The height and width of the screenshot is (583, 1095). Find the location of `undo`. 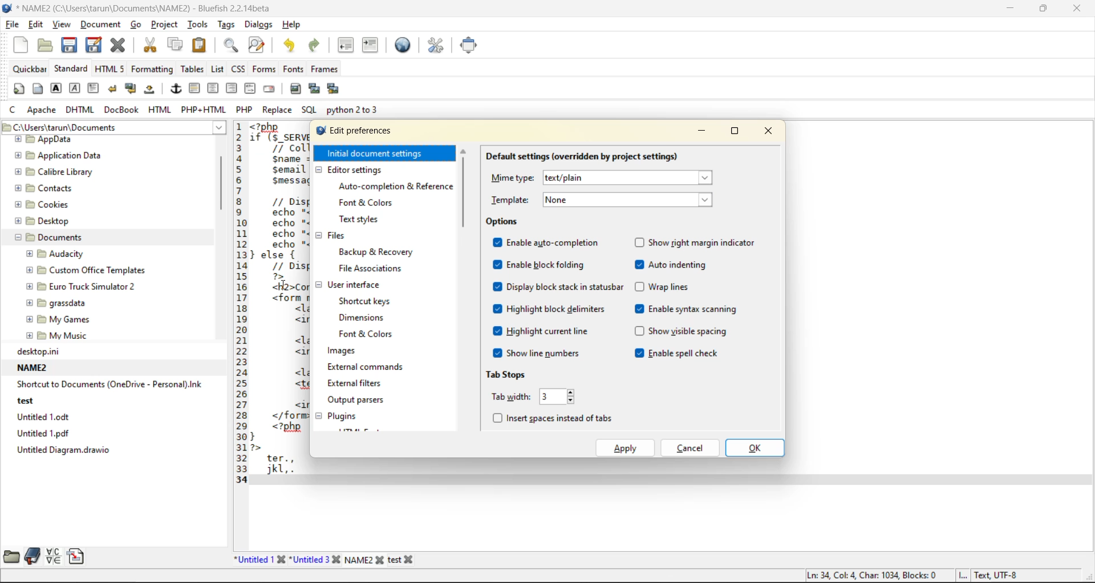

undo is located at coordinates (289, 44).